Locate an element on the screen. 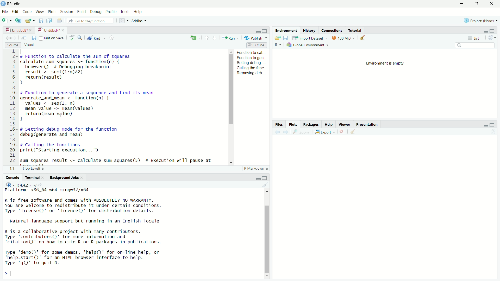 The height and width of the screenshot is (281, 500). move up is located at coordinates (230, 51).